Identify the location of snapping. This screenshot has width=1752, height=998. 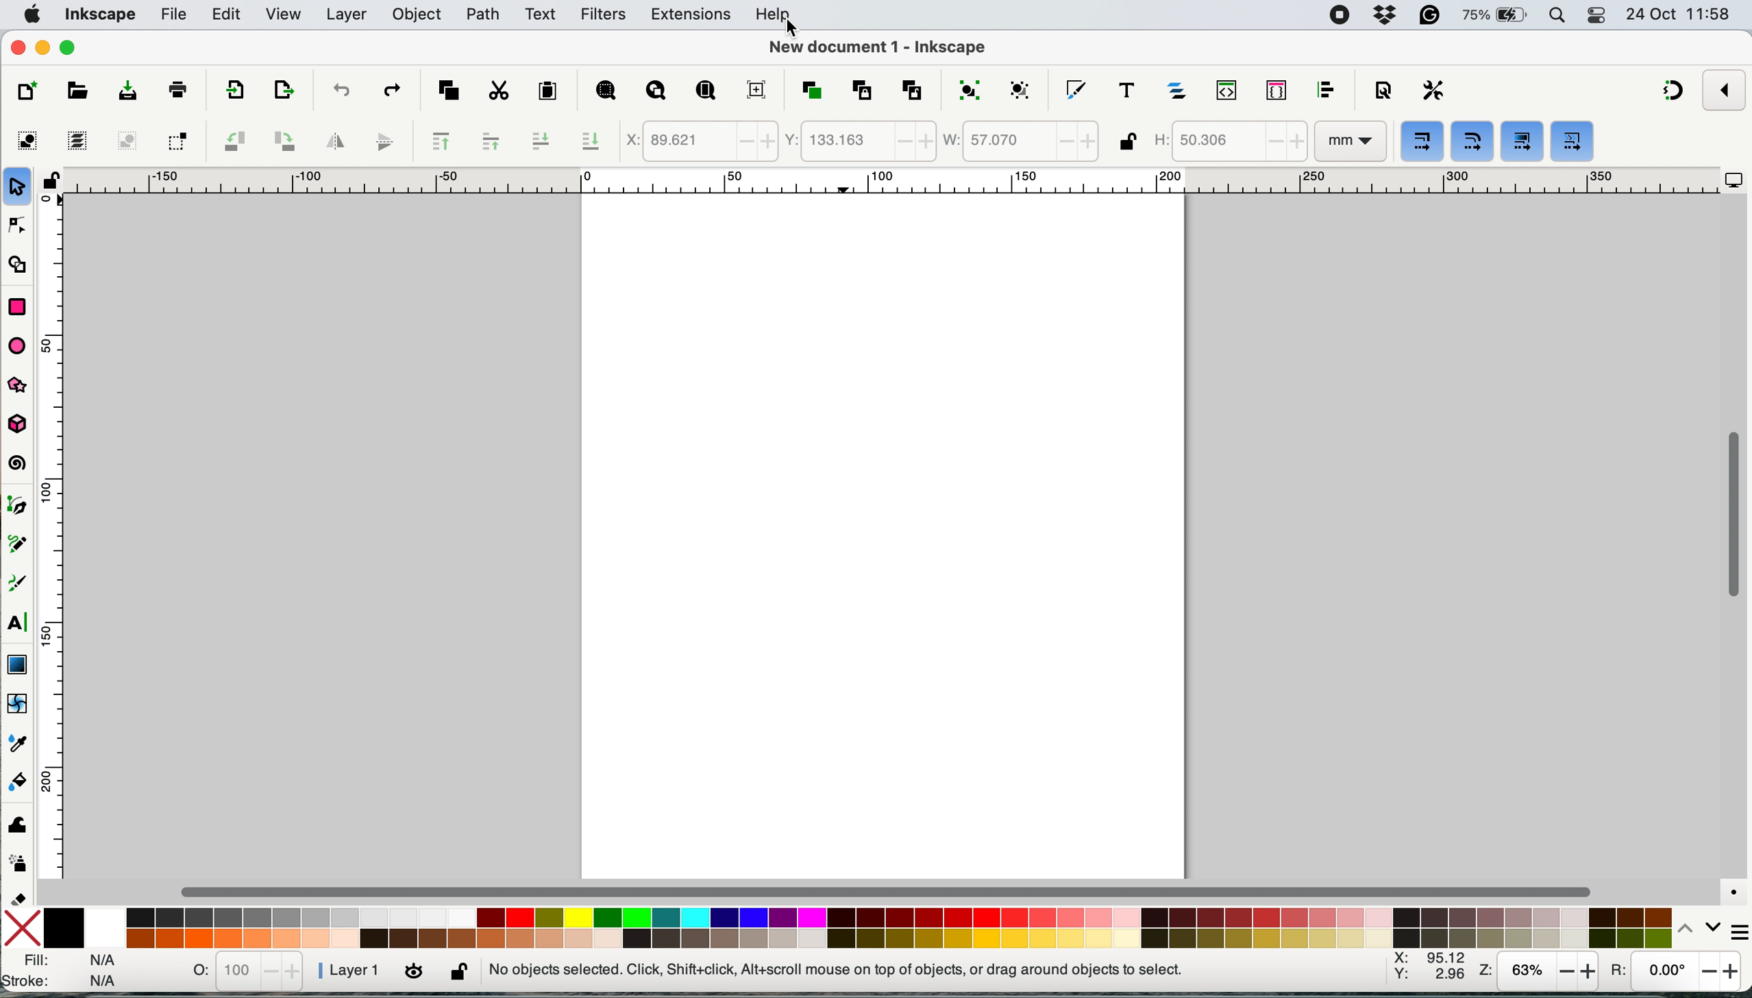
(1668, 92).